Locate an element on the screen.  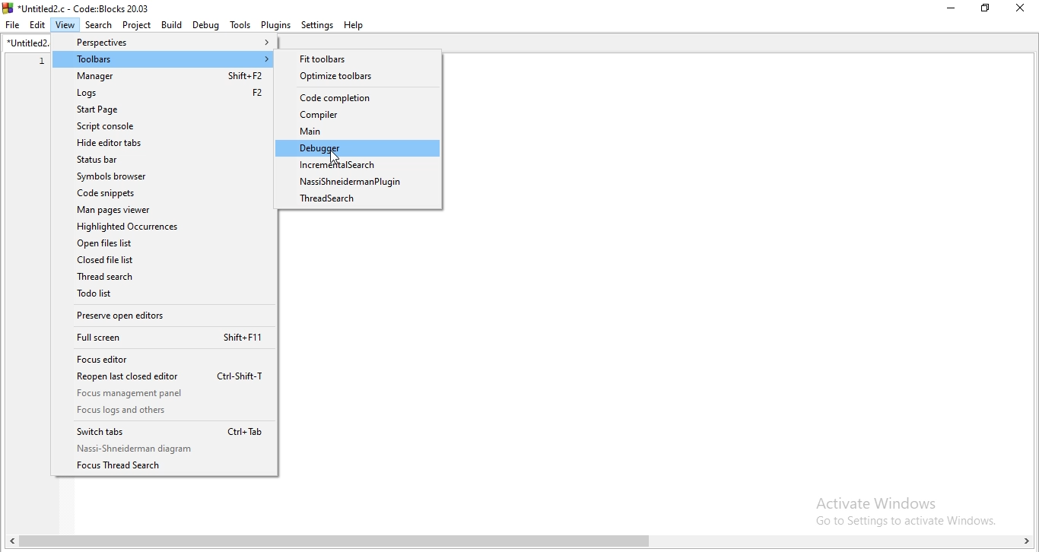
Focus editor is located at coordinates (167, 360).